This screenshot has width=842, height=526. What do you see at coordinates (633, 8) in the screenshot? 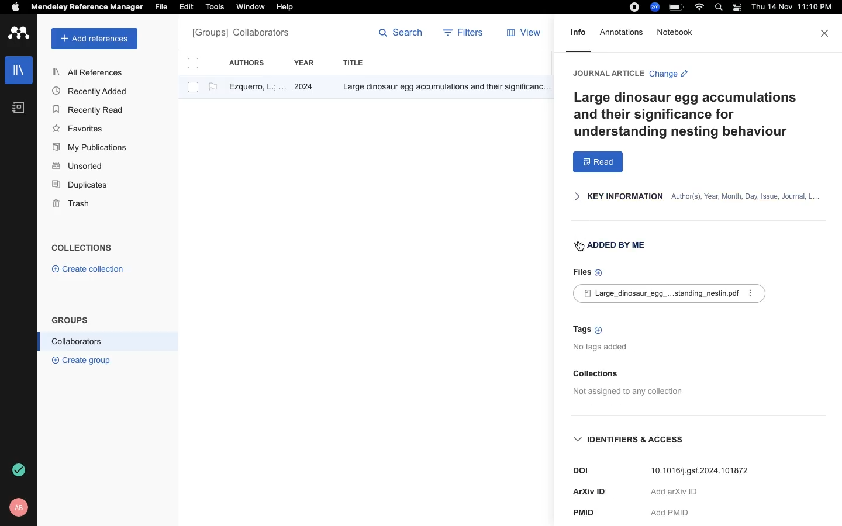
I see `recording` at bounding box center [633, 8].